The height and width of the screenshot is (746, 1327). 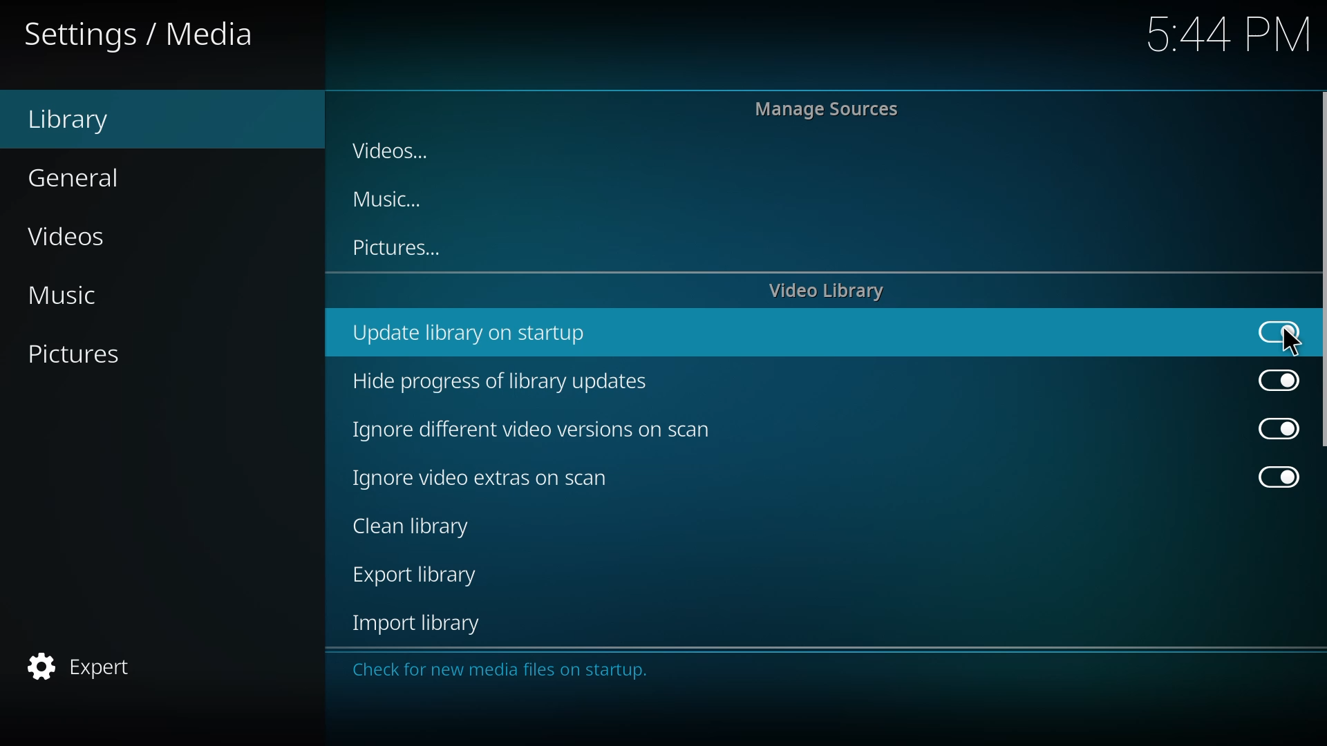 What do you see at coordinates (1281, 328) in the screenshot?
I see `enabled` at bounding box center [1281, 328].